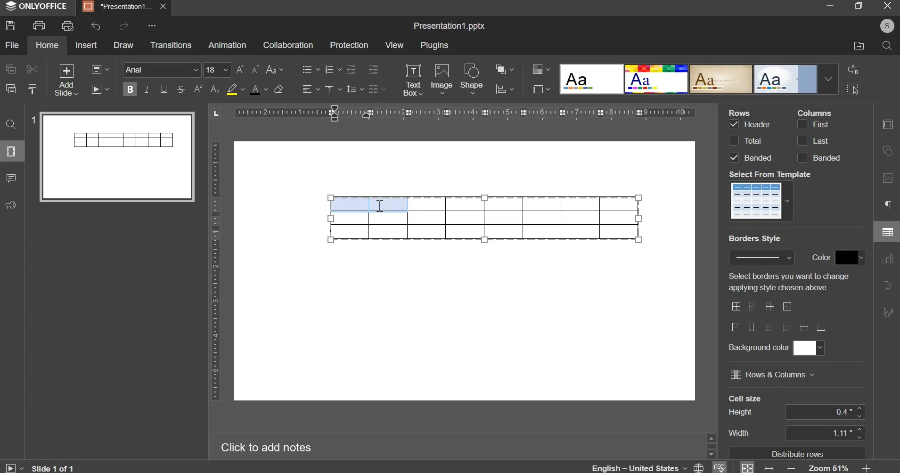  I want to click on transitions, so click(171, 44).